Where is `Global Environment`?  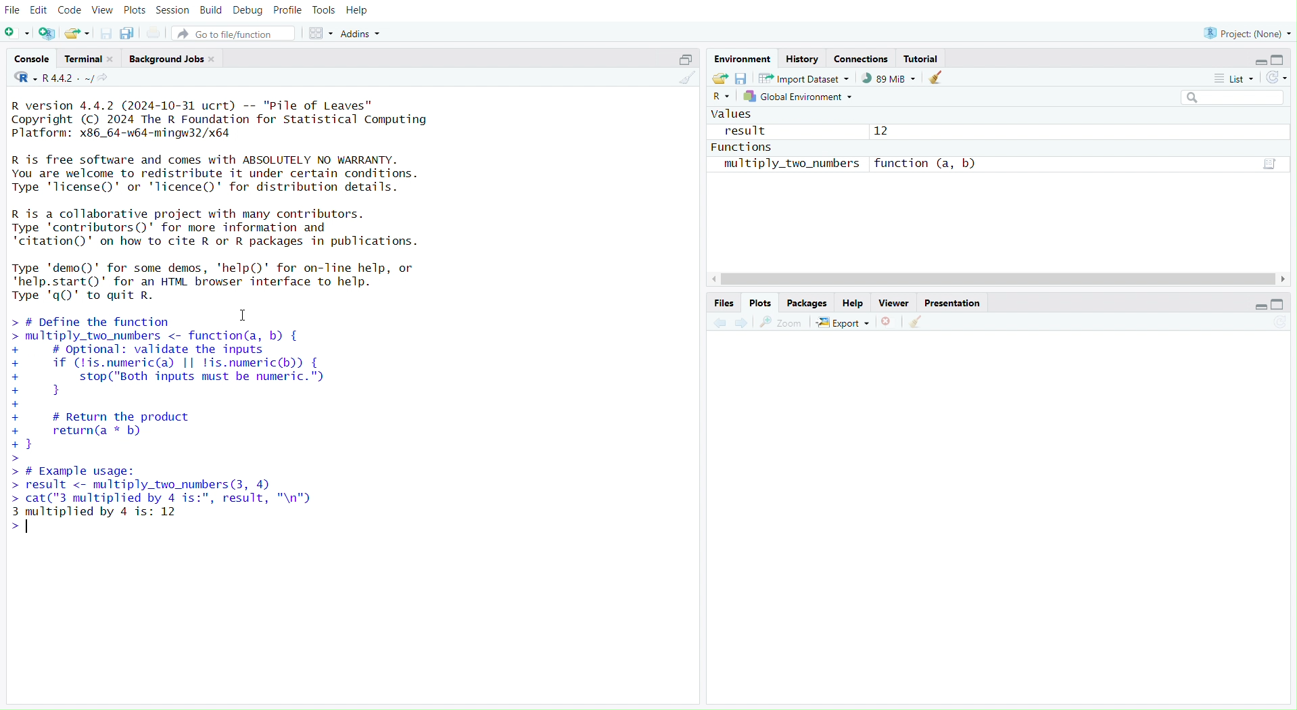 Global Environment is located at coordinates (801, 97).